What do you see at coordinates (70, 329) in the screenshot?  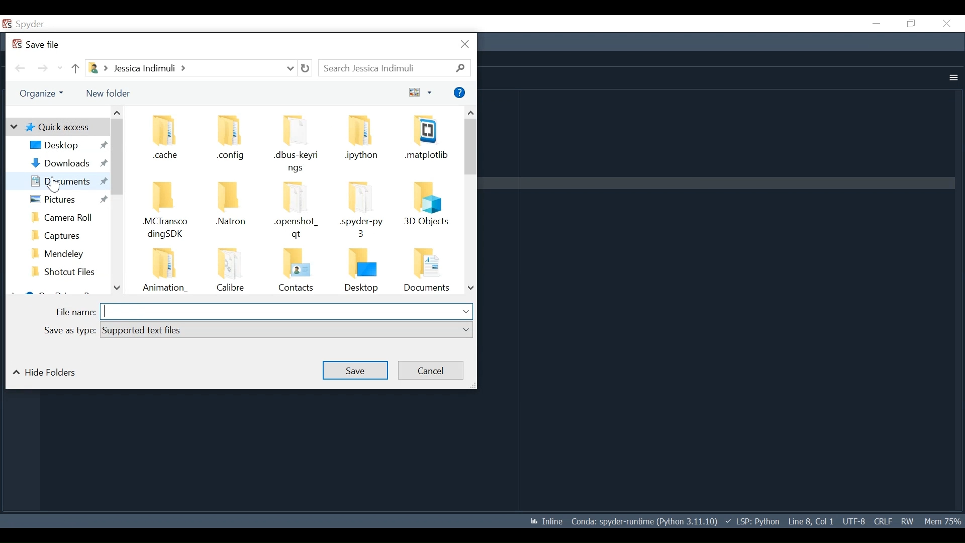 I see `Save as type` at bounding box center [70, 329].